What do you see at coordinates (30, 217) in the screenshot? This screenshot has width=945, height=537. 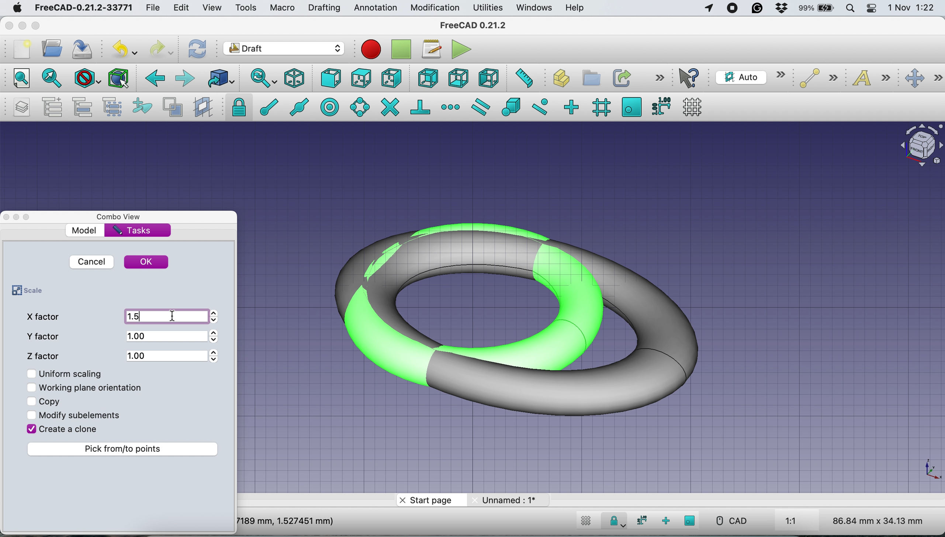 I see `Toggle Overlay` at bounding box center [30, 217].